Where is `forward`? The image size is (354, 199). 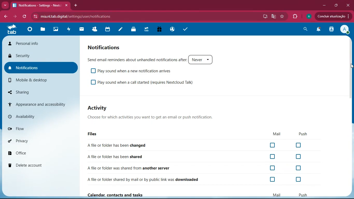 forward is located at coordinates (14, 16).